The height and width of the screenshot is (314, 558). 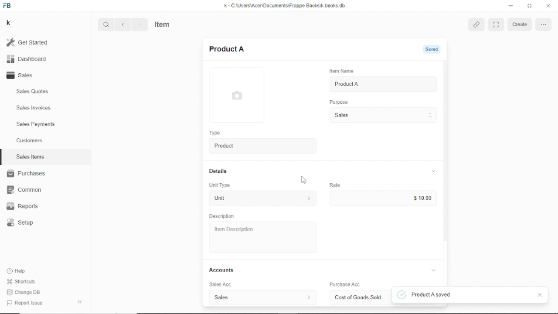 What do you see at coordinates (8, 6) in the screenshot?
I see `FB` at bounding box center [8, 6].